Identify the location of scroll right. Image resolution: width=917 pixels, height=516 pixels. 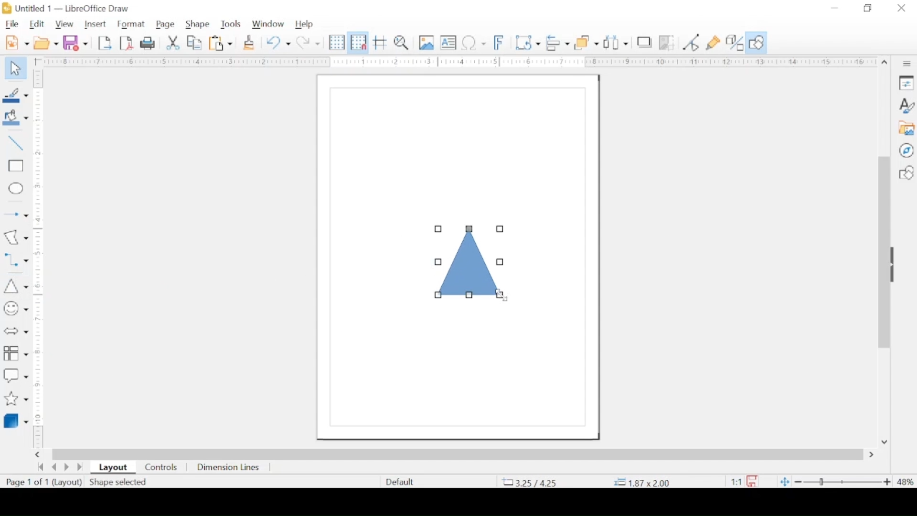
(39, 454).